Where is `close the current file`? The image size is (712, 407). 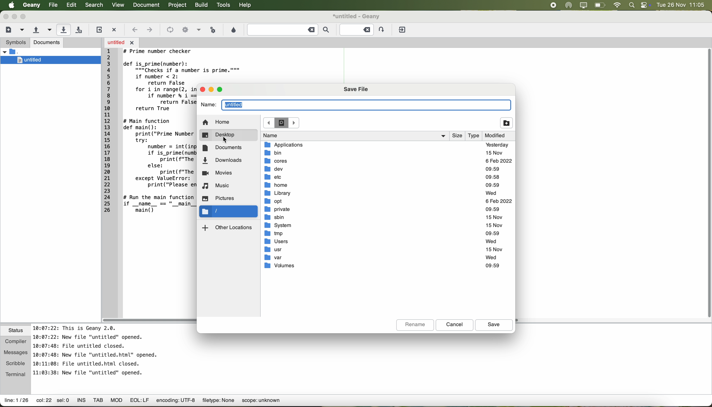
close the current file is located at coordinates (115, 29).